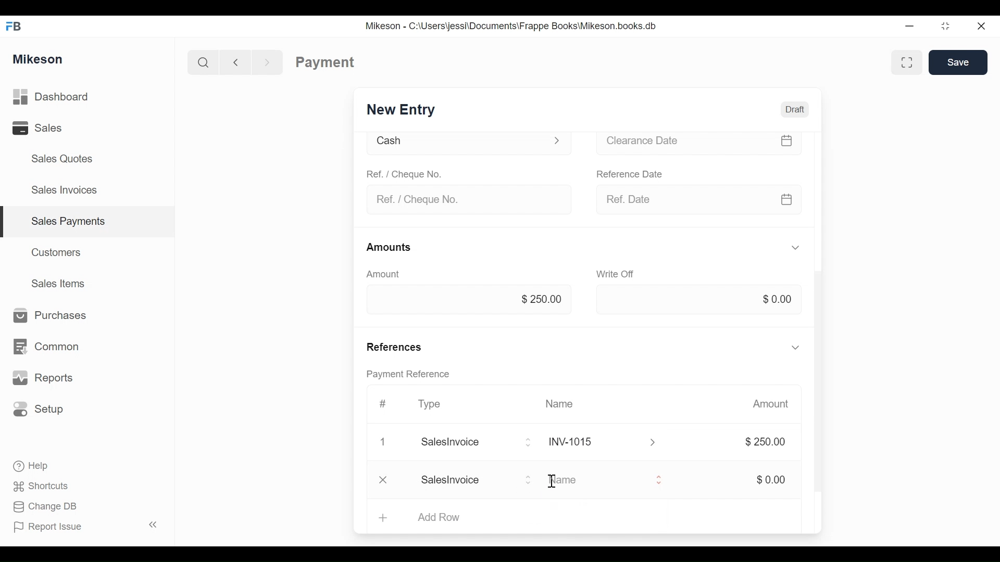  I want to click on Purchases, so click(49, 315).